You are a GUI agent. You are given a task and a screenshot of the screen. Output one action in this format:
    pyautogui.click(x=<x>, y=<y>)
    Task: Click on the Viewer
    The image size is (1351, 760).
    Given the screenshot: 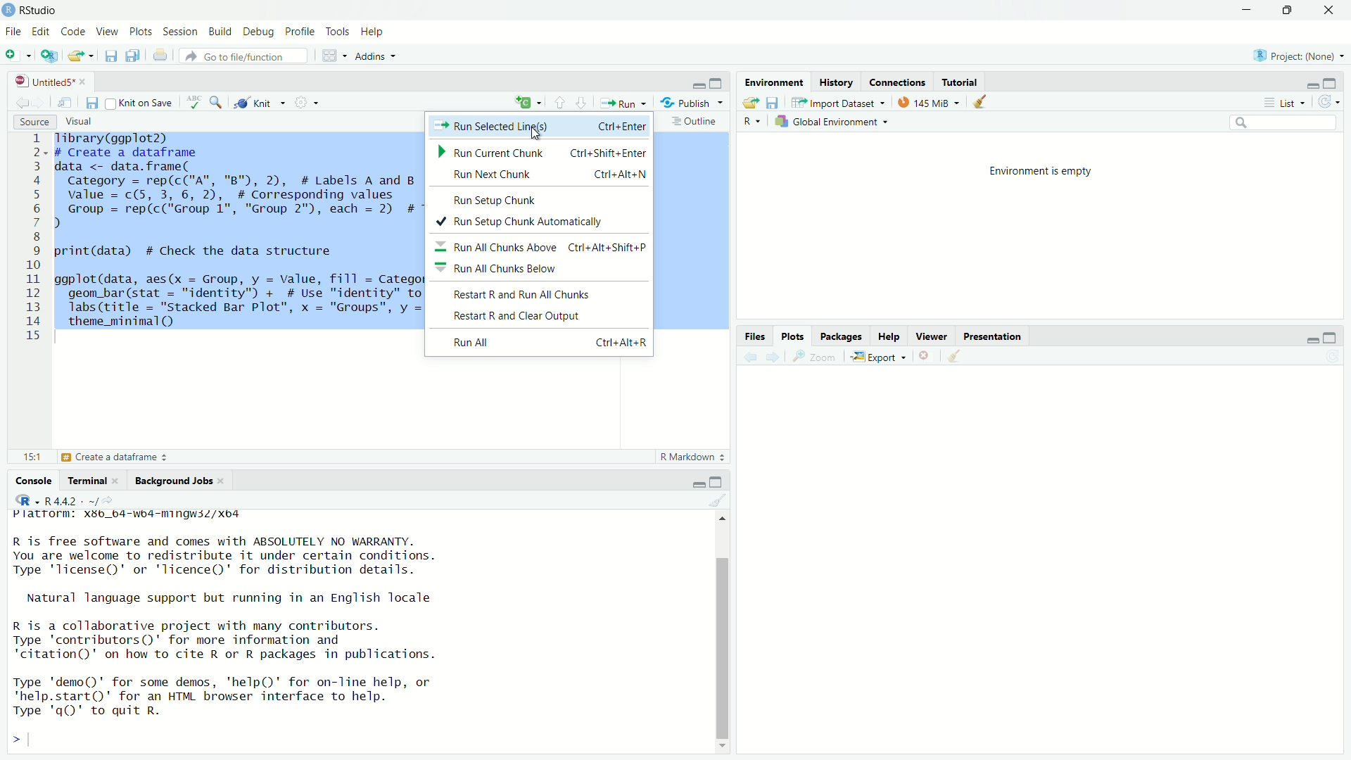 What is the action you would take?
    pyautogui.click(x=931, y=336)
    